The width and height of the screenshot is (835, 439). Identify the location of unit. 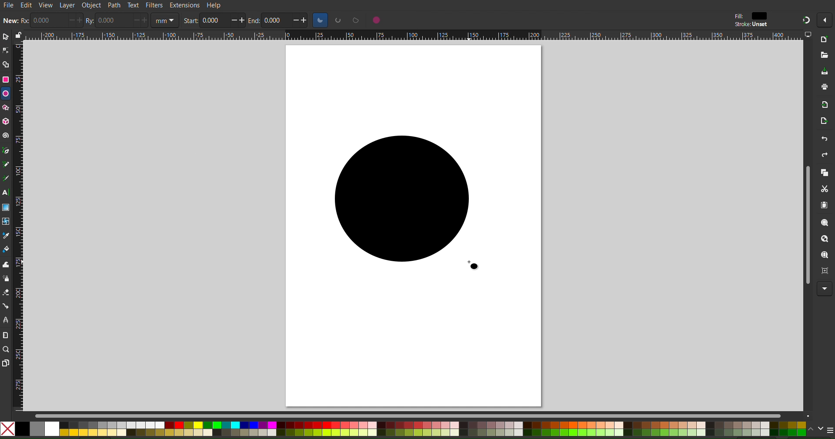
(164, 19).